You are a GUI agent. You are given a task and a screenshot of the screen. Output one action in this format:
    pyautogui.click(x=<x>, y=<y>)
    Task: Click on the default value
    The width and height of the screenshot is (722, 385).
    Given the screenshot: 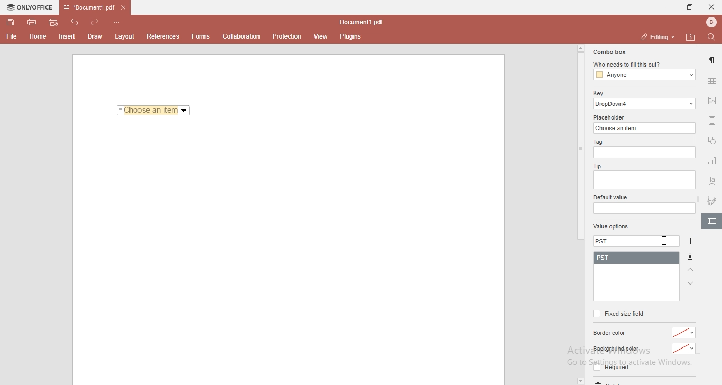 What is the action you would take?
    pyautogui.click(x=612, y=198)
    